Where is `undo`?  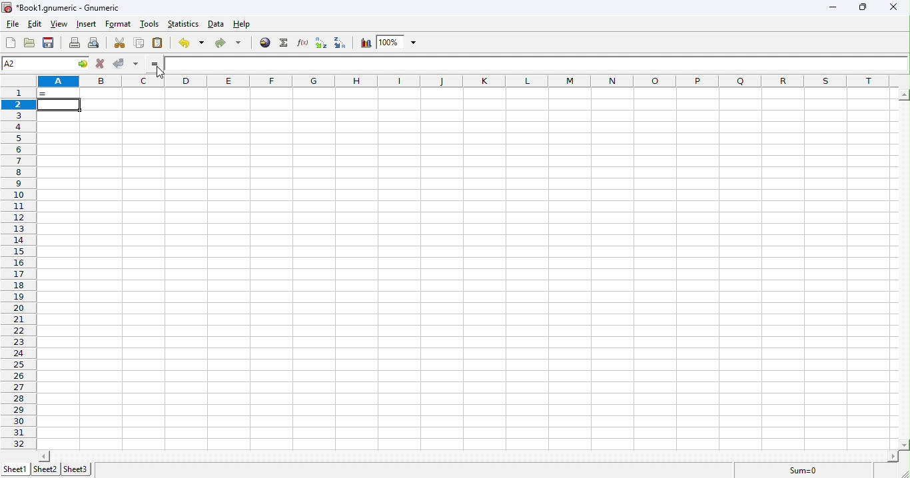
undo is located at coordinates (191, 43).